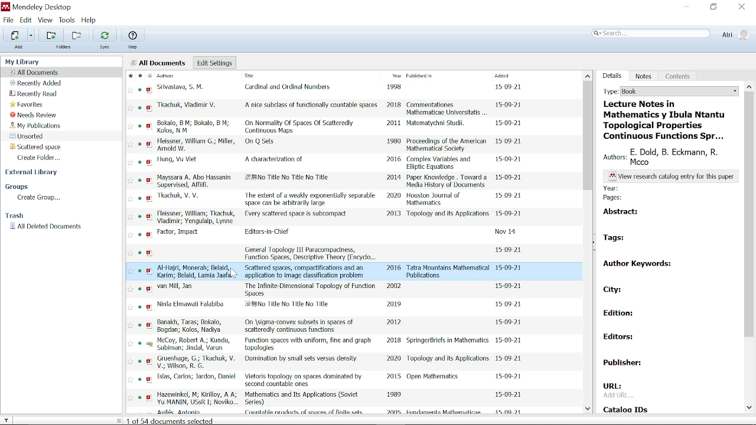  Describe the element at coordinates (509, 305) in the screenshot. I see `date` at that location.